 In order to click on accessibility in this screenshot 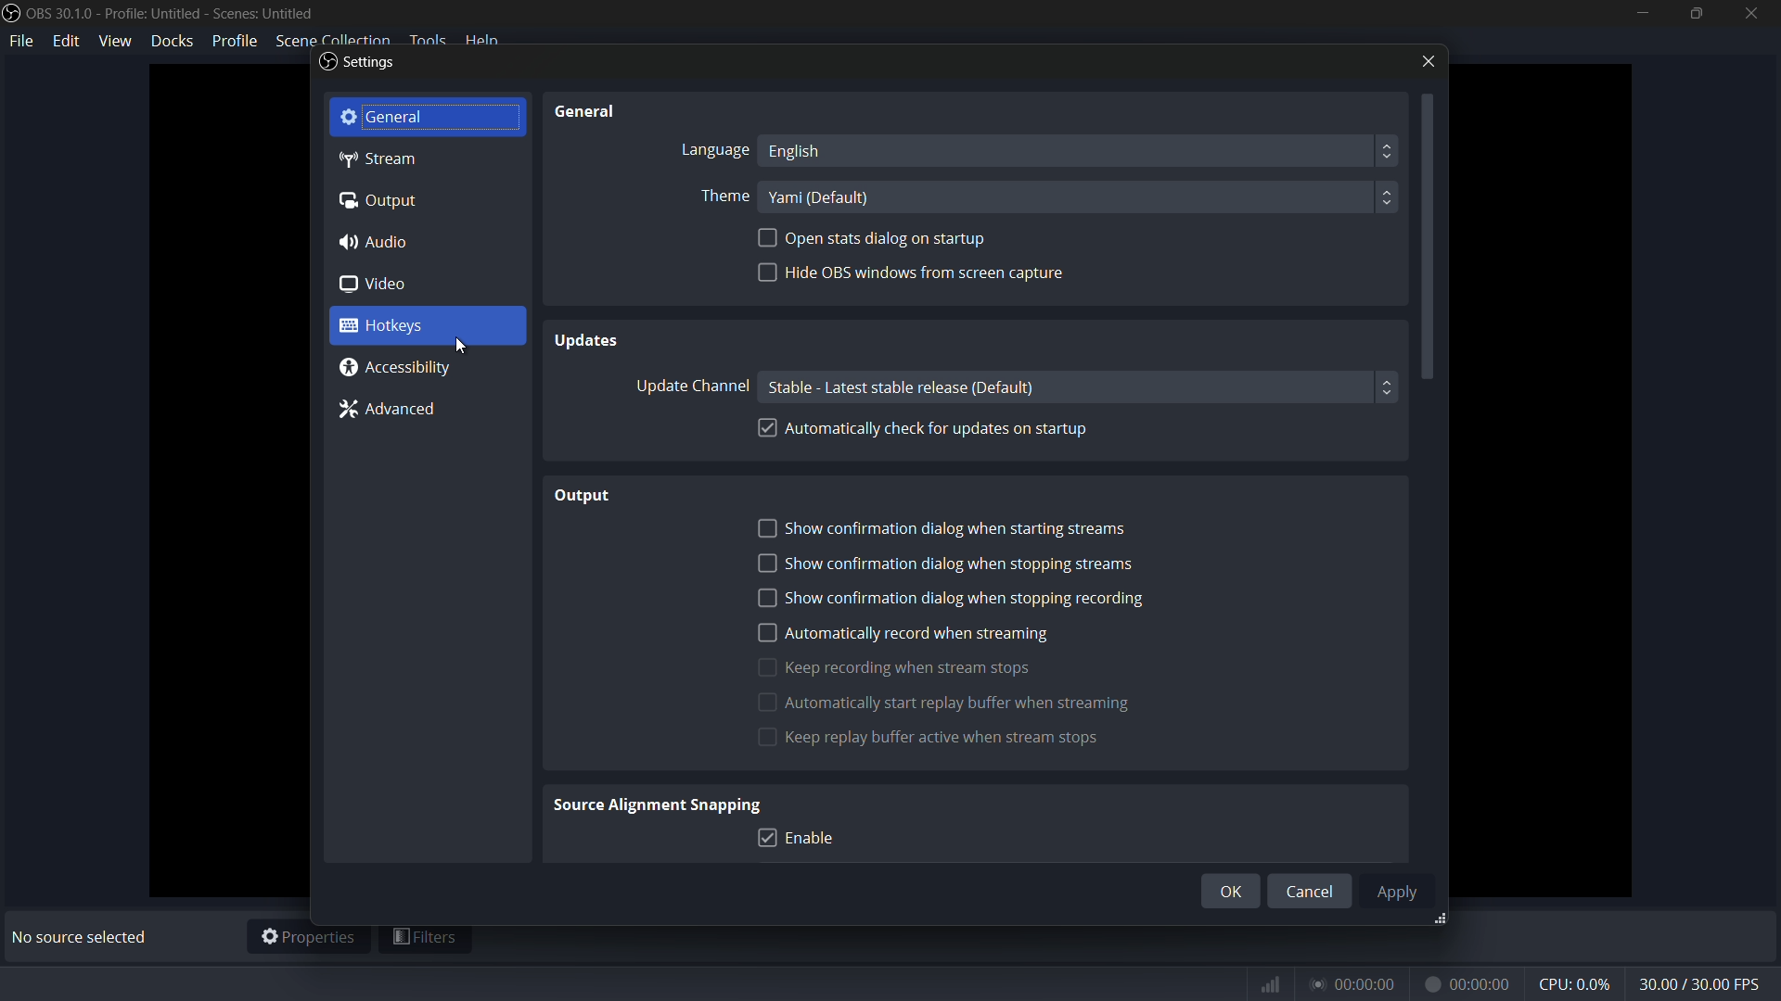, I will do `click(396, 370)`.